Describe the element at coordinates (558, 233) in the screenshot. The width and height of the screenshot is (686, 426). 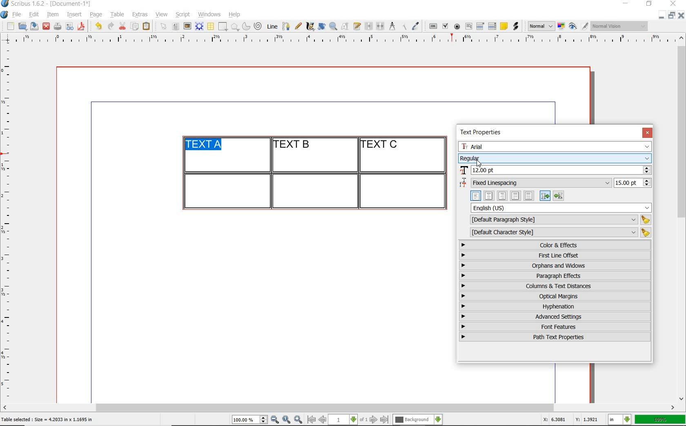
I see `default character style` at that location.